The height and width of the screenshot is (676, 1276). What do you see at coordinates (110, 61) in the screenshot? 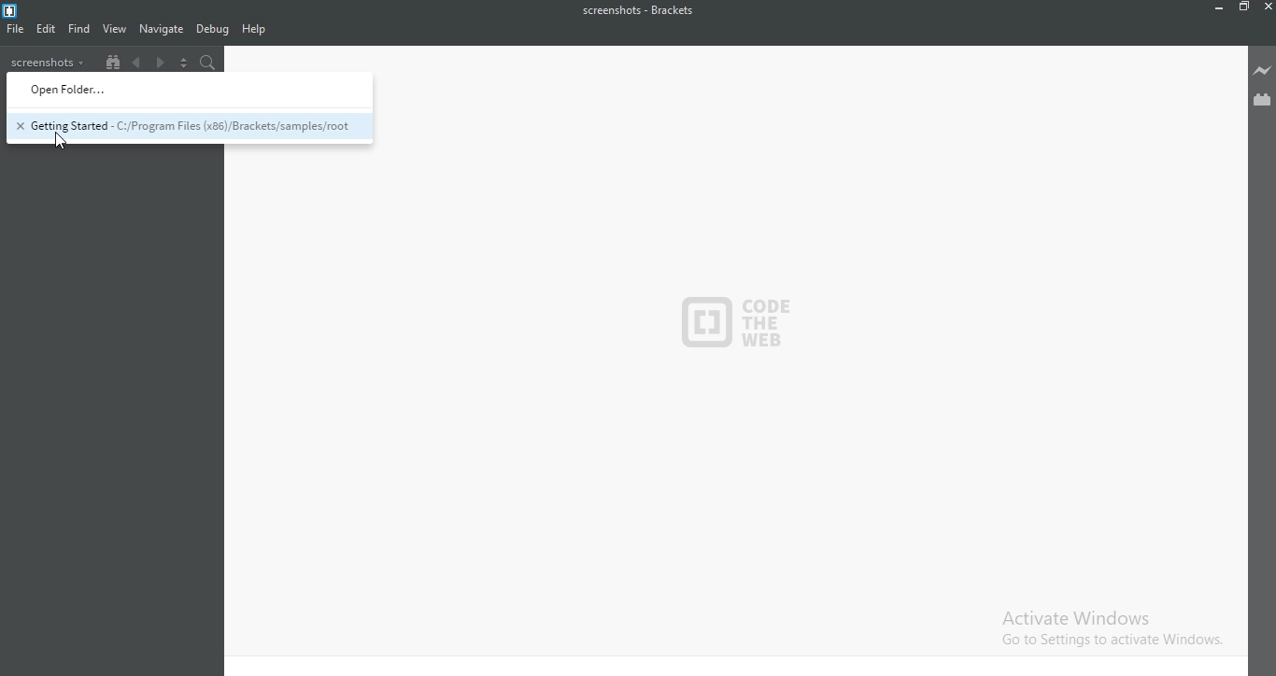
I see `Show file tree` at bounding box center [110, 61].